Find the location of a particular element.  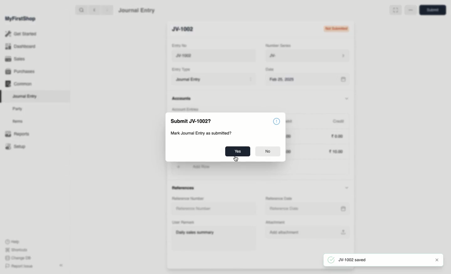

Submit JV-1002? is located at coordinates (192, 122).